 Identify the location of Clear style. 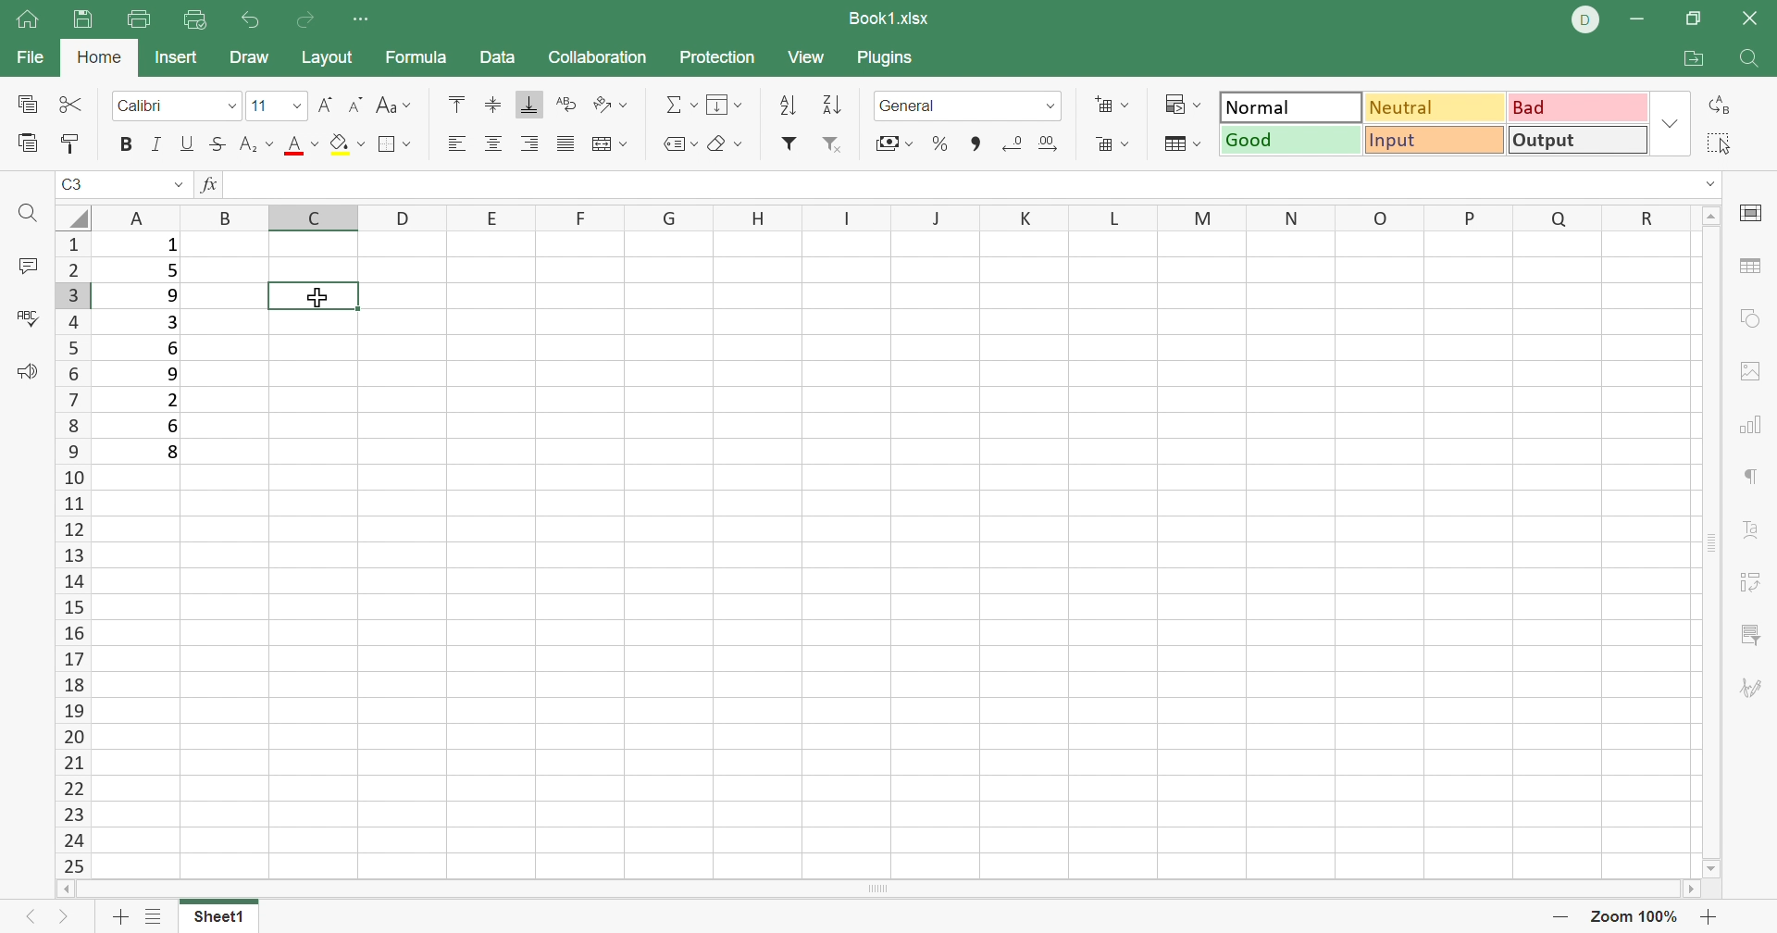
(727, 145).